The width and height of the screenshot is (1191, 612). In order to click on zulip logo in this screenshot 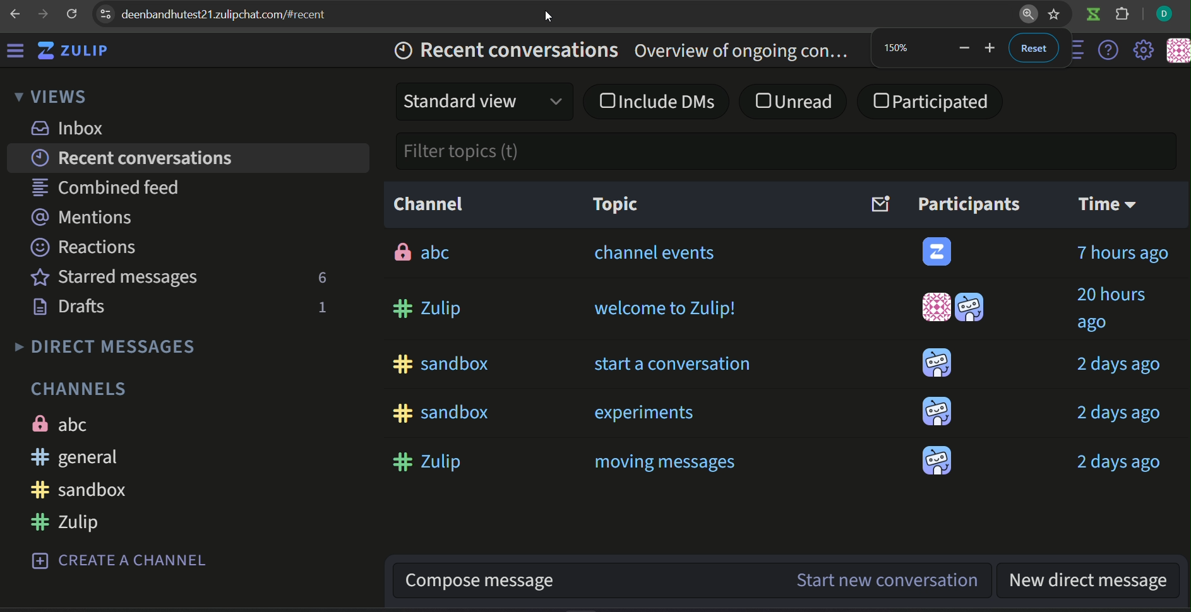, I will do `click(72, 50)`.